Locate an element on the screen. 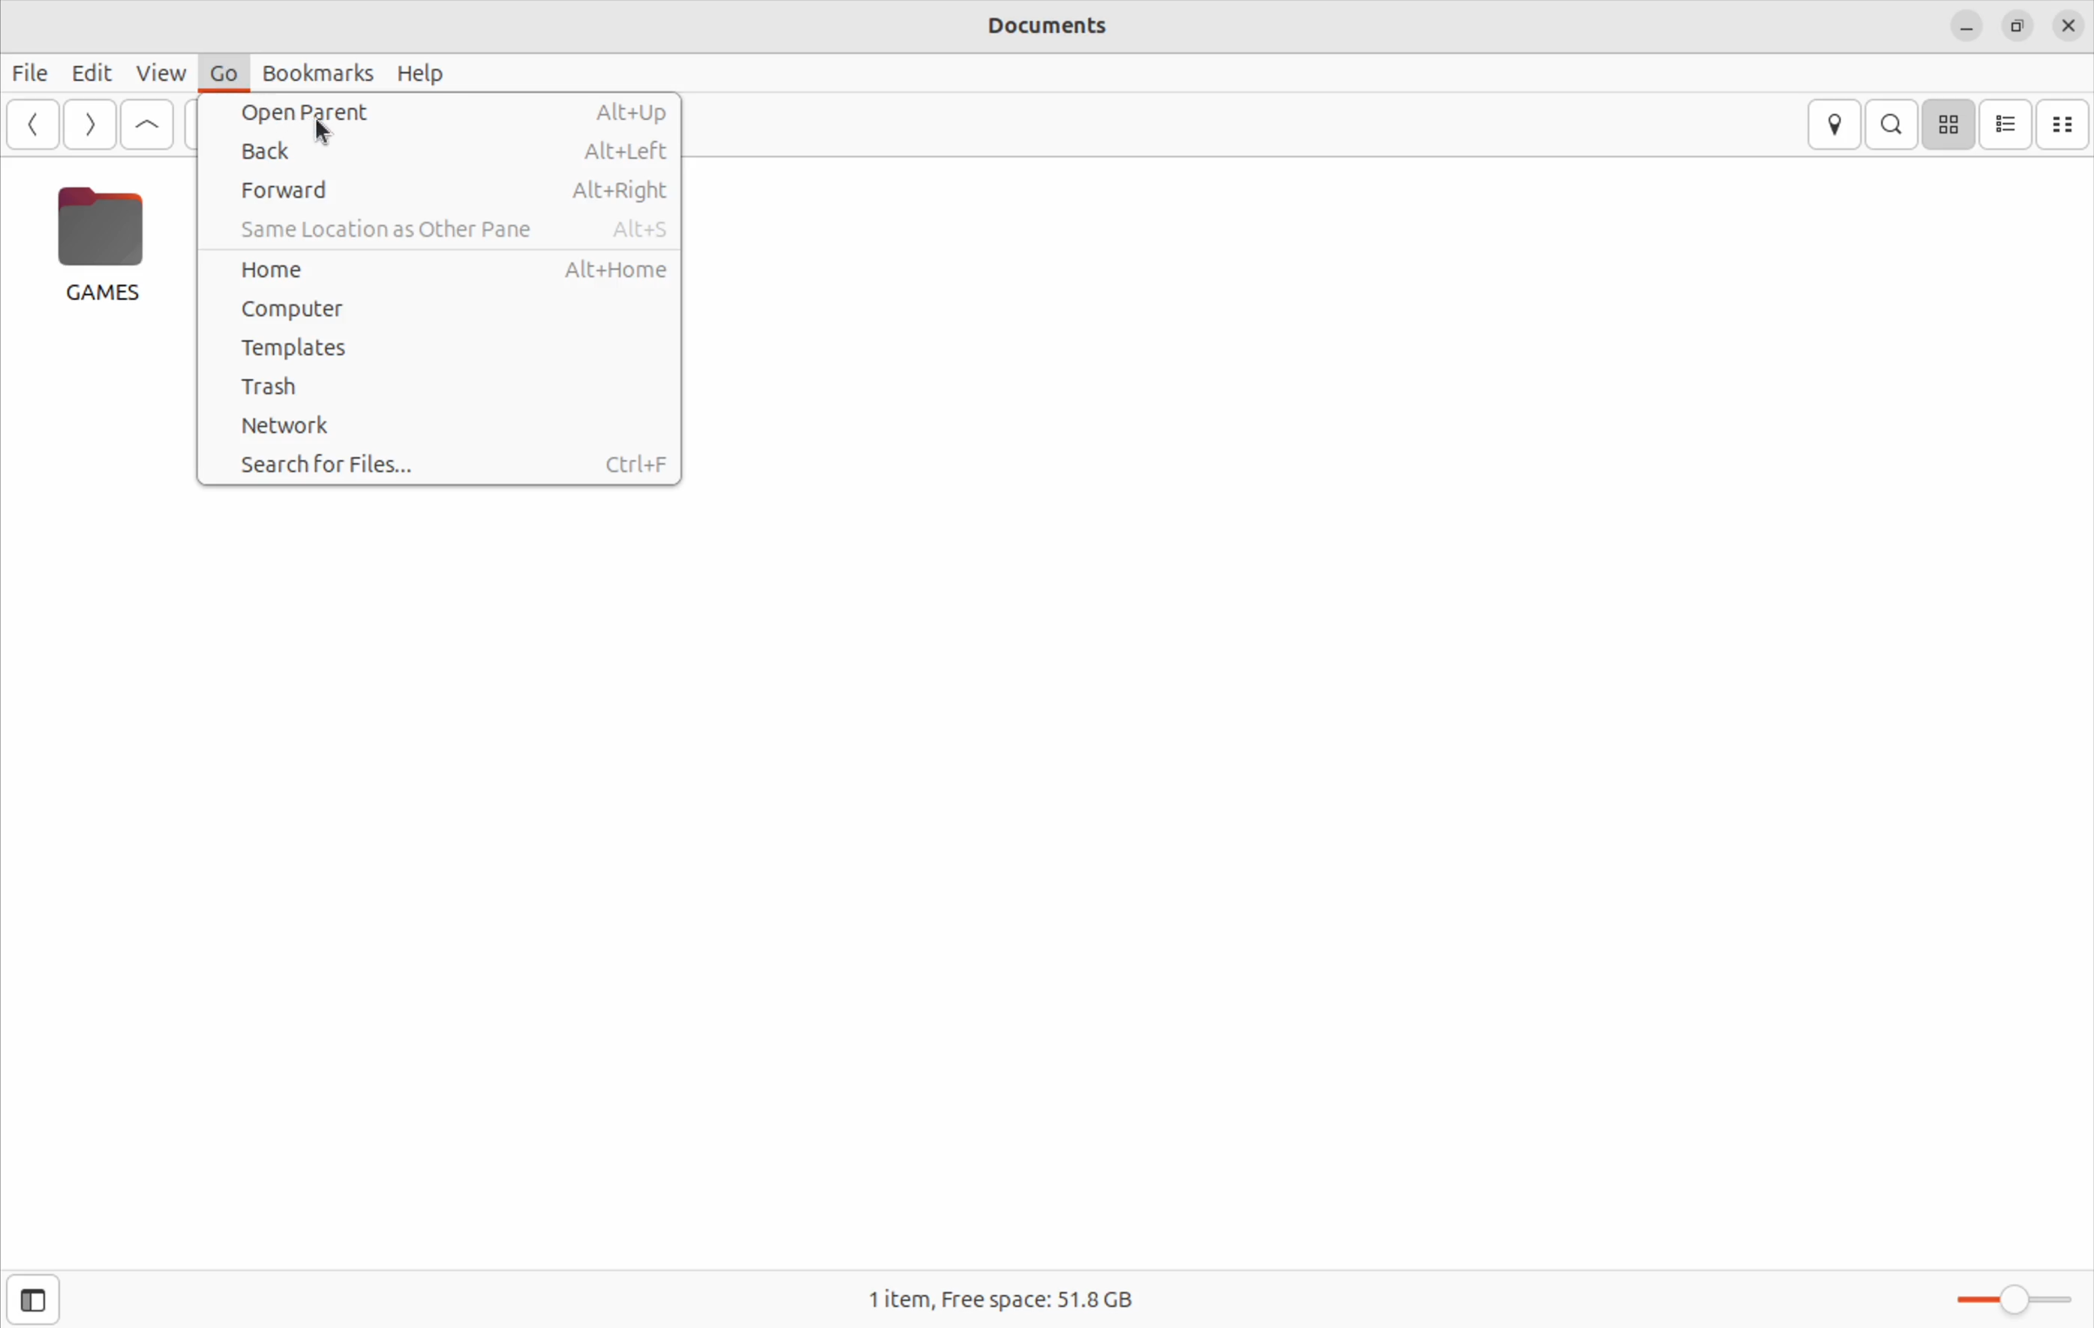 This screenshot has width=2094, height=1328. show side bar is located at coordinates (31, 1300).